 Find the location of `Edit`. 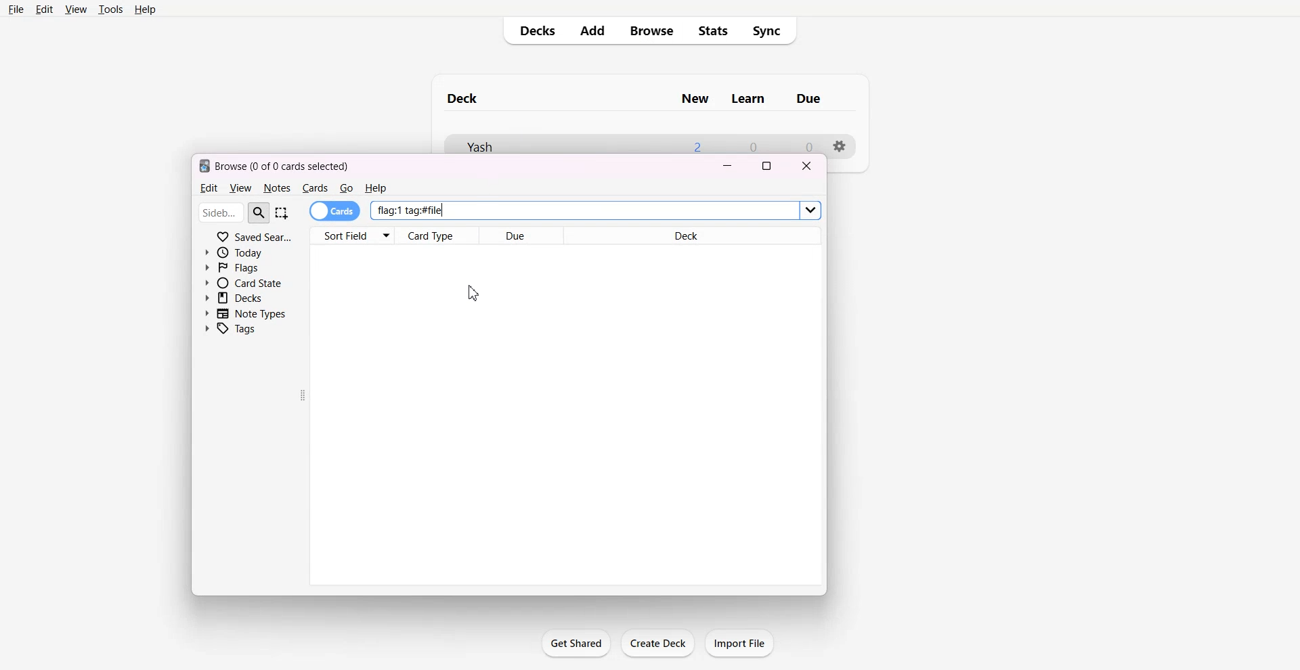

Edit is located at coordinates (208, 188).